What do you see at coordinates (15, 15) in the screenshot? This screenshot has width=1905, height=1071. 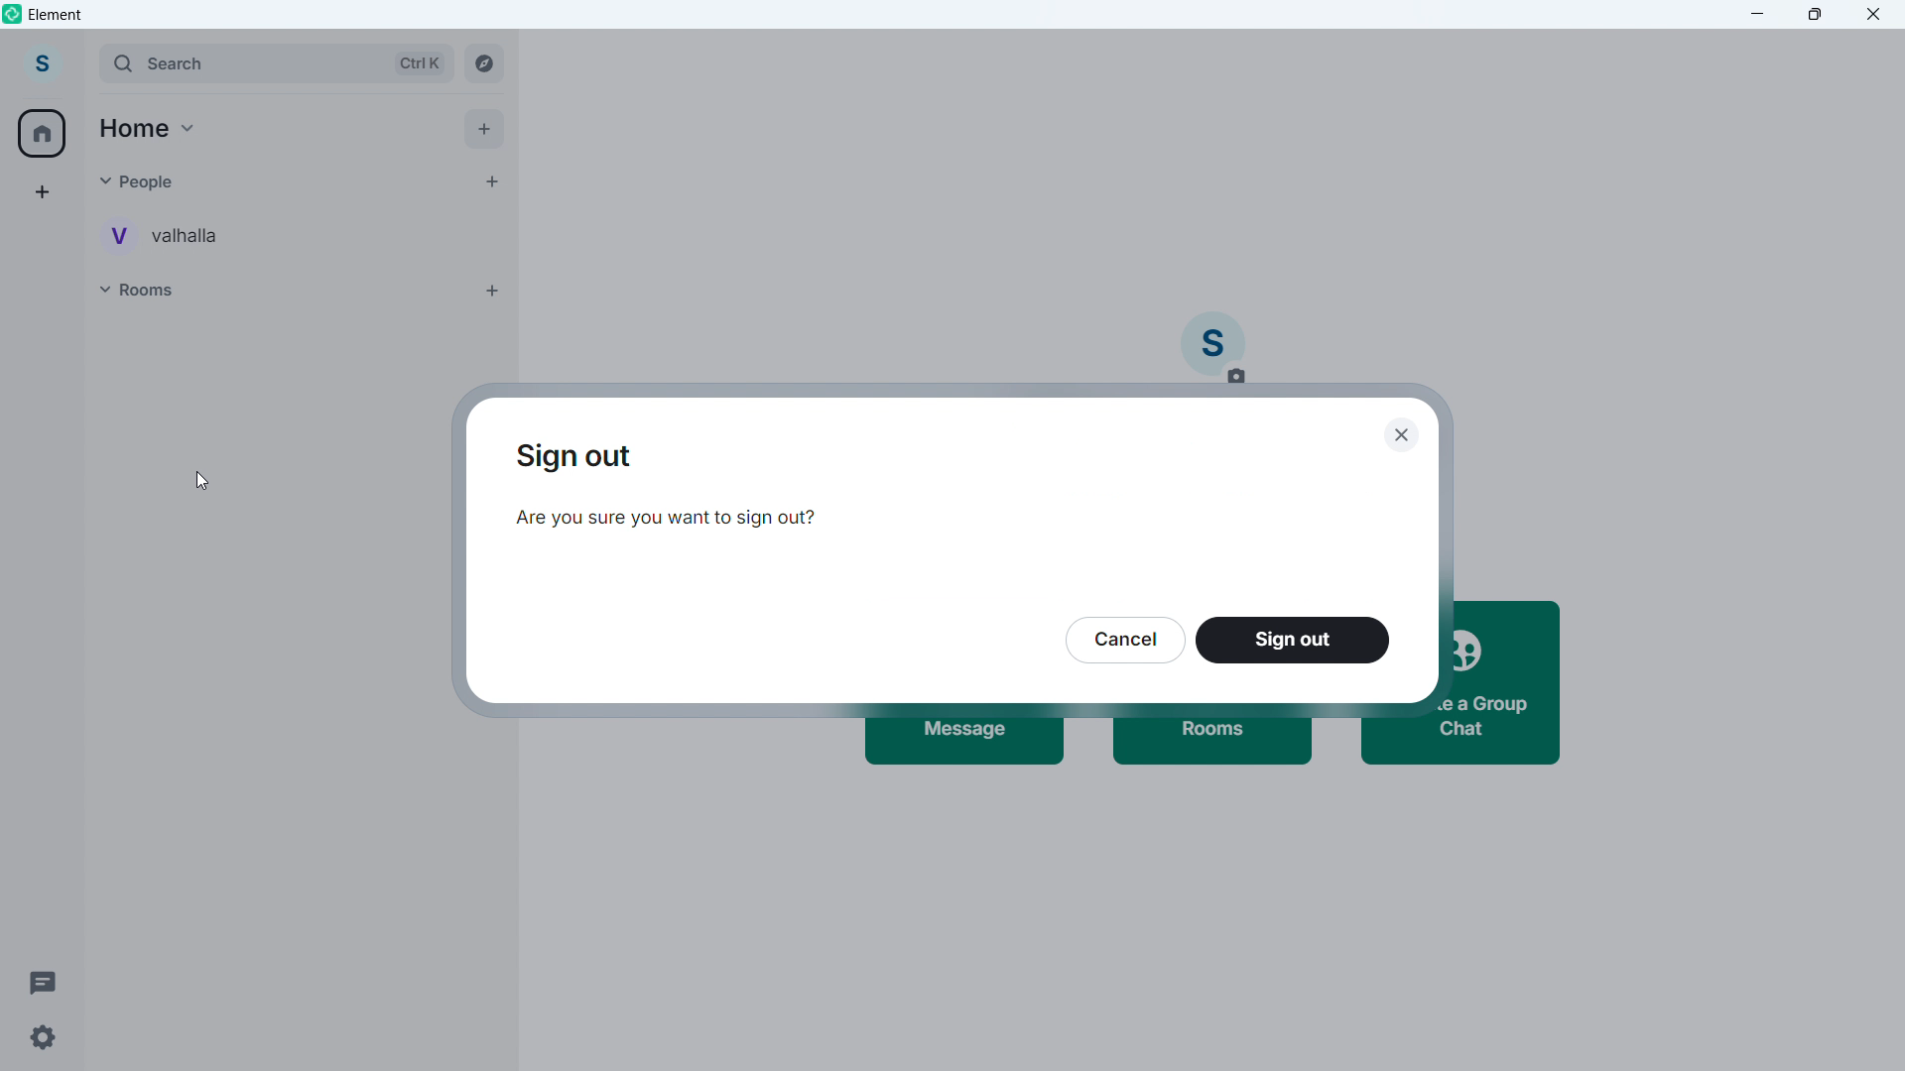 I see `element logo` at bounding box center [15, 15].